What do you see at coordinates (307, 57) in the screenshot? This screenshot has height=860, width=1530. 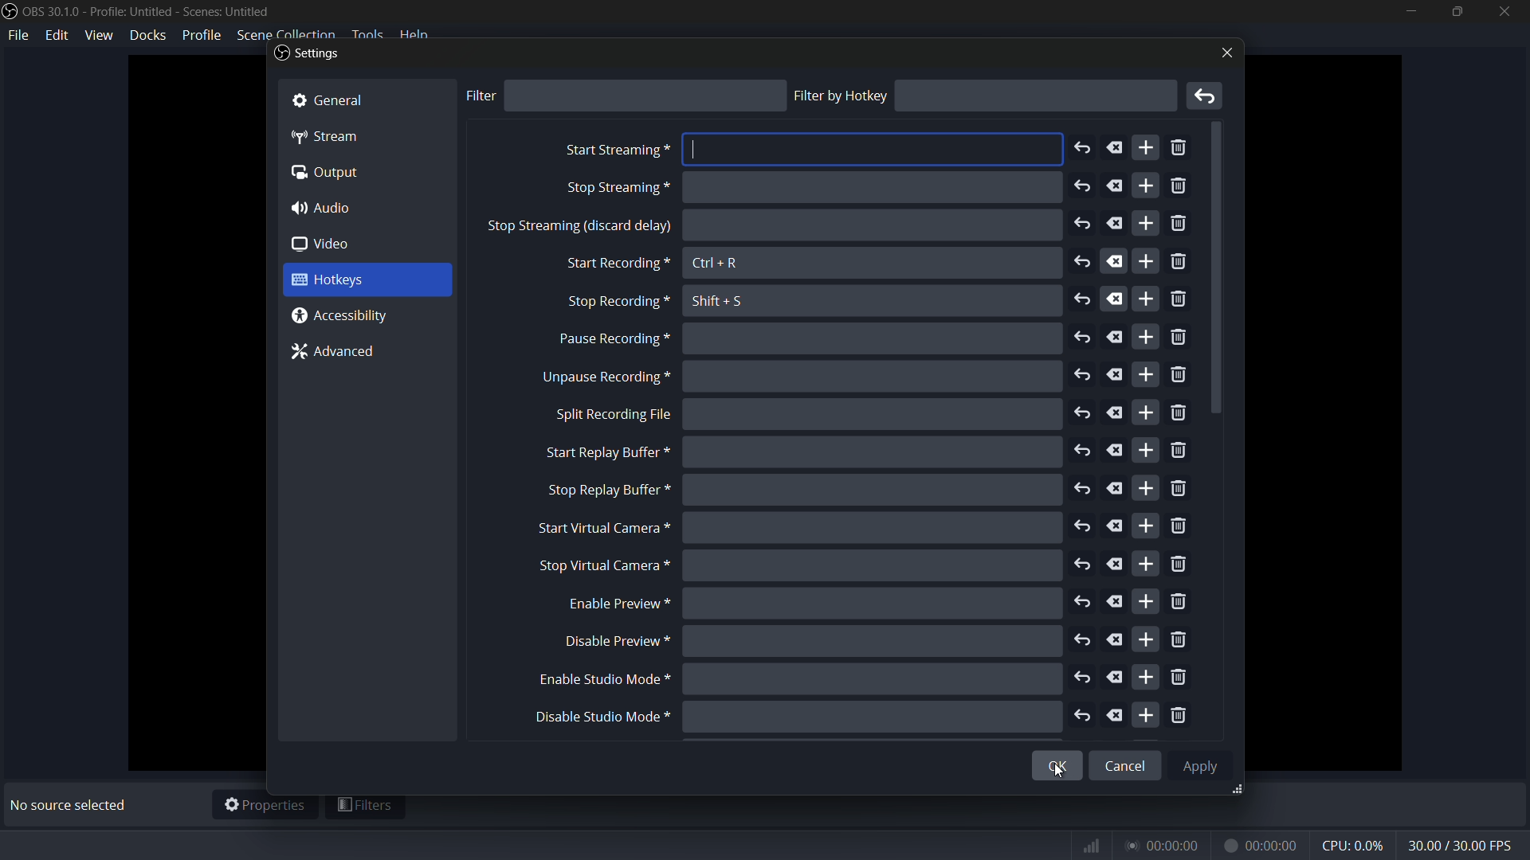 I see `Settings` at bounding box center [307, 57].